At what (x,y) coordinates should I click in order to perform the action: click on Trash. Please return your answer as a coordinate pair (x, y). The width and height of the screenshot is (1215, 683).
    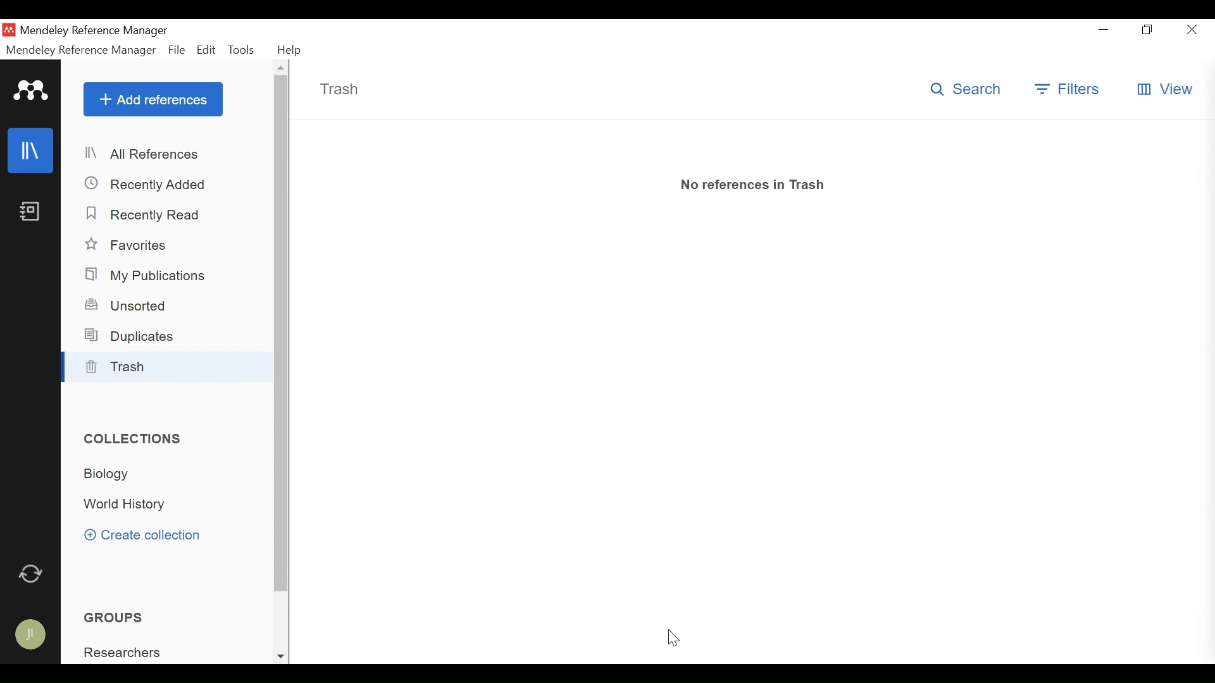
    Looking at the image, I should click on (168, 366).